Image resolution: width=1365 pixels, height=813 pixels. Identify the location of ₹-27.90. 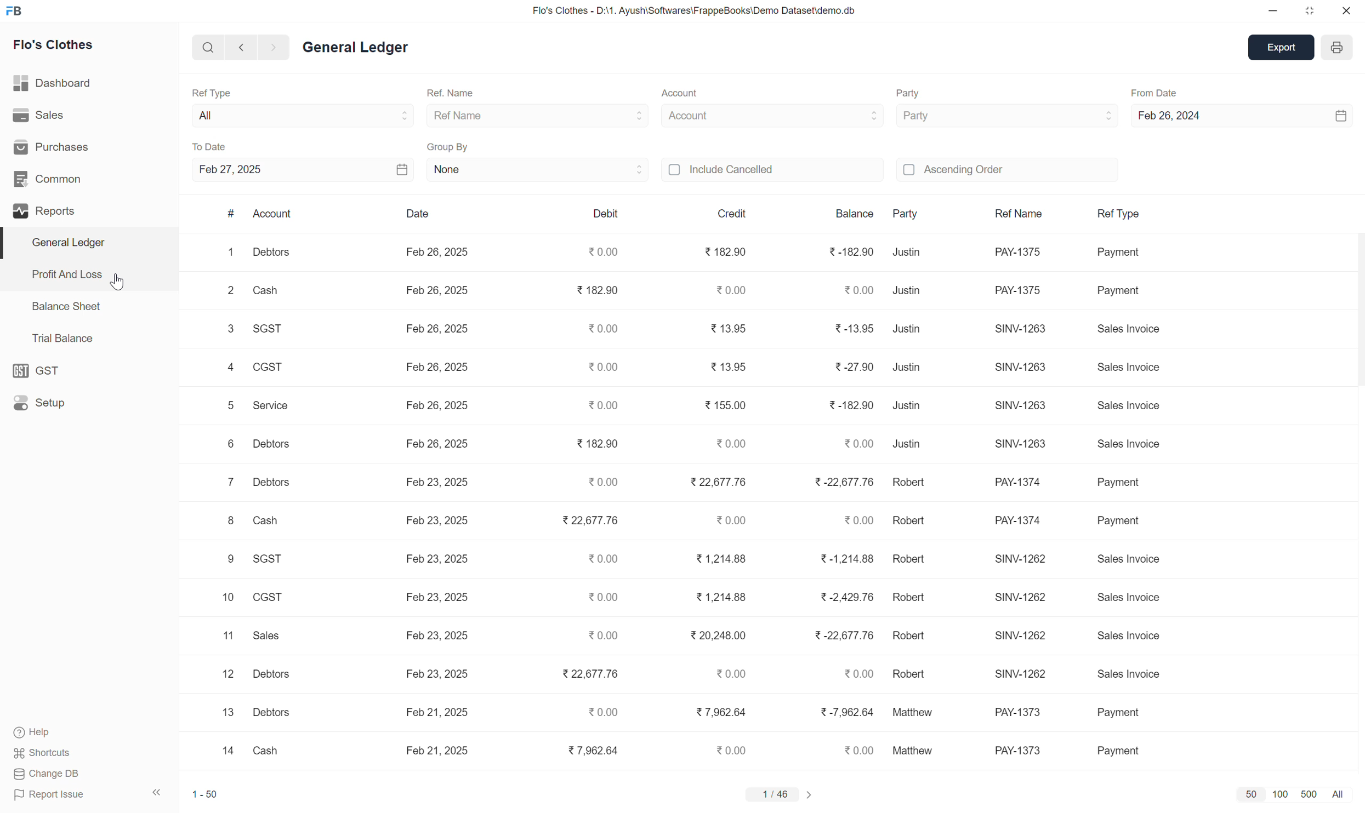
(849, 367).